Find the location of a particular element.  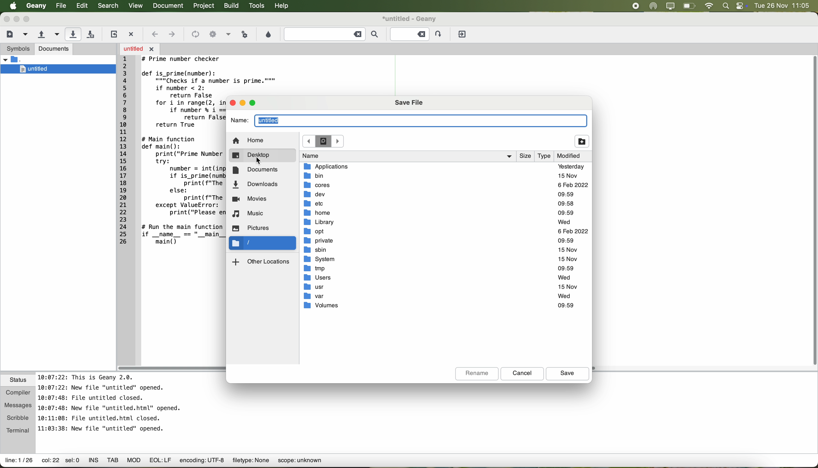

system is located at coordinates (442, 259).